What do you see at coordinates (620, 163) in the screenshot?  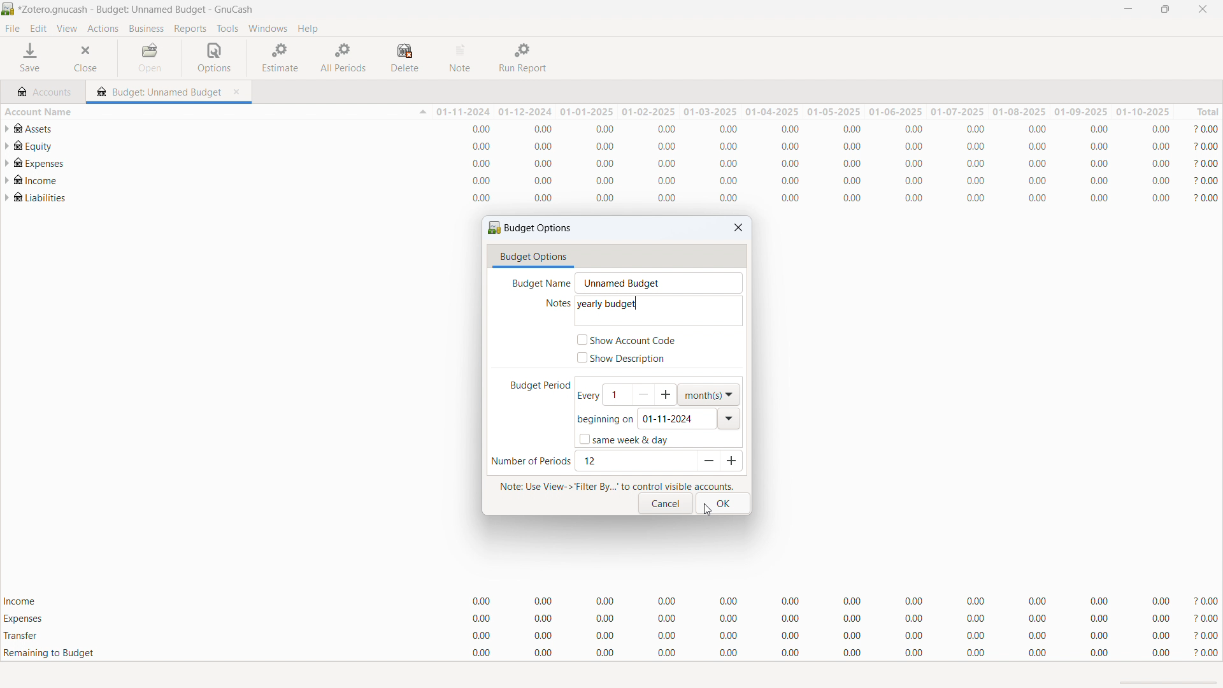 I see `account statement for "Expenses"` at bounding box center [620, 163].